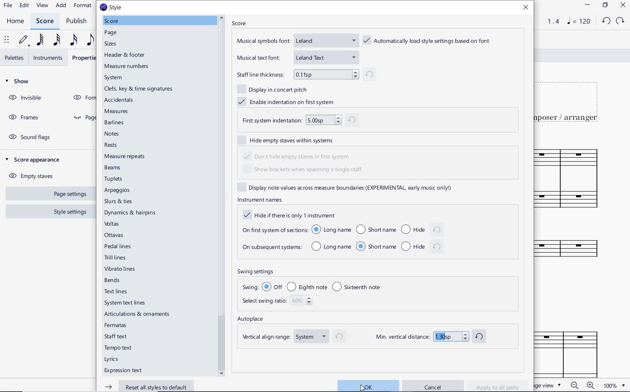 The height and width of the screenshot is (392, 630). Describe the element at coordinates (26, 98) in the screenshot. I see `INVISIBLE` at that location.